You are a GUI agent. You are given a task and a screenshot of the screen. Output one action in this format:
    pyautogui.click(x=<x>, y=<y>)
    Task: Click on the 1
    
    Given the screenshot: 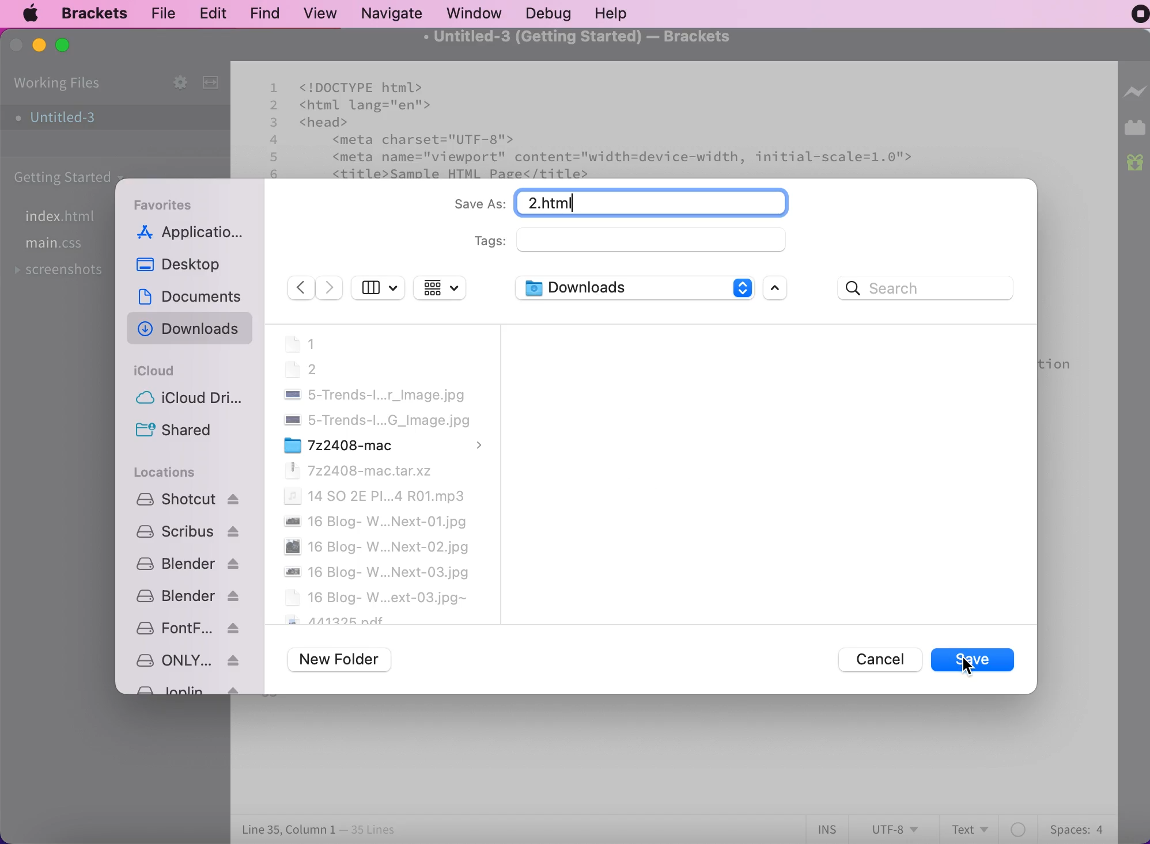 What is the action you would take?
    pyautogui.click(x=301, y=343)
    